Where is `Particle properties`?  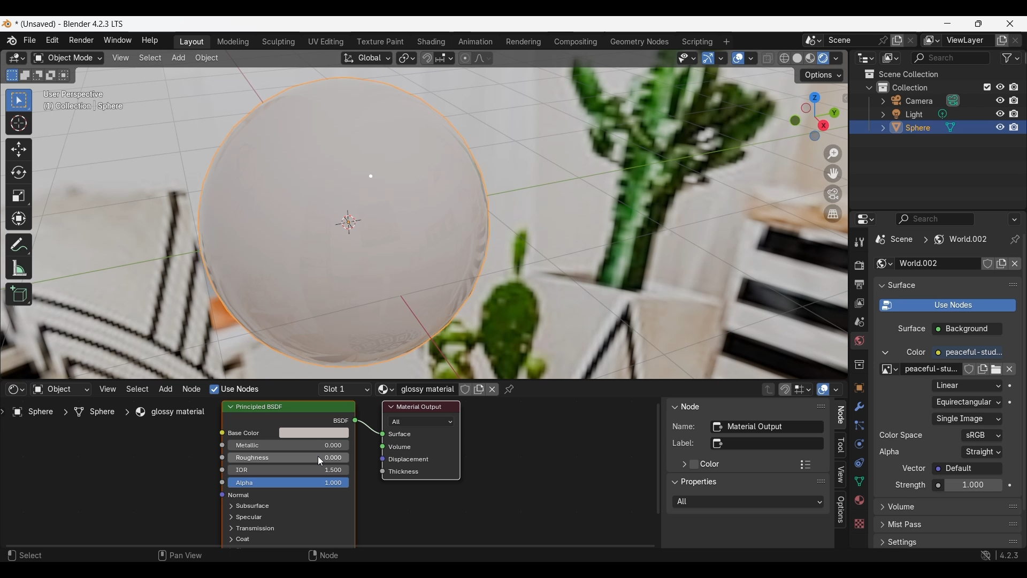
Particle properties is located at coordinates (859, 425).